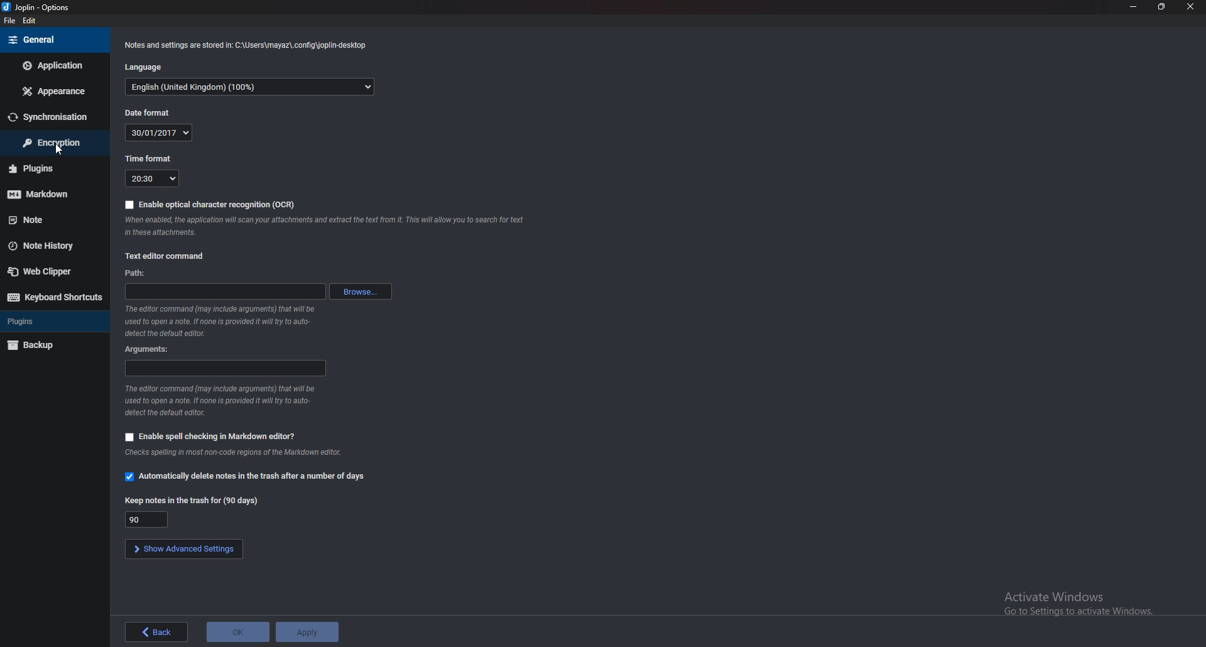 Image resolution: width=1206 pixels, height=647 pixels. I want to click on note, so click(52, 221).